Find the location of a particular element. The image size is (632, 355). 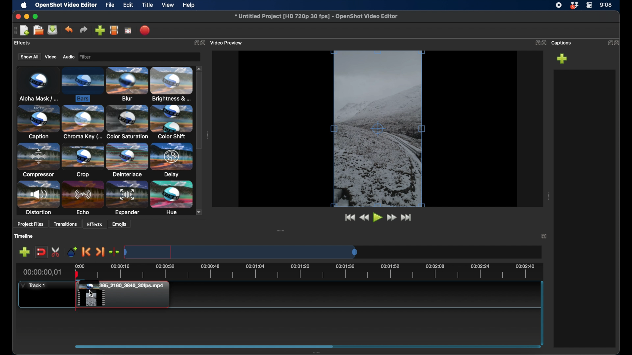

close is located at coordinates (204, 42).